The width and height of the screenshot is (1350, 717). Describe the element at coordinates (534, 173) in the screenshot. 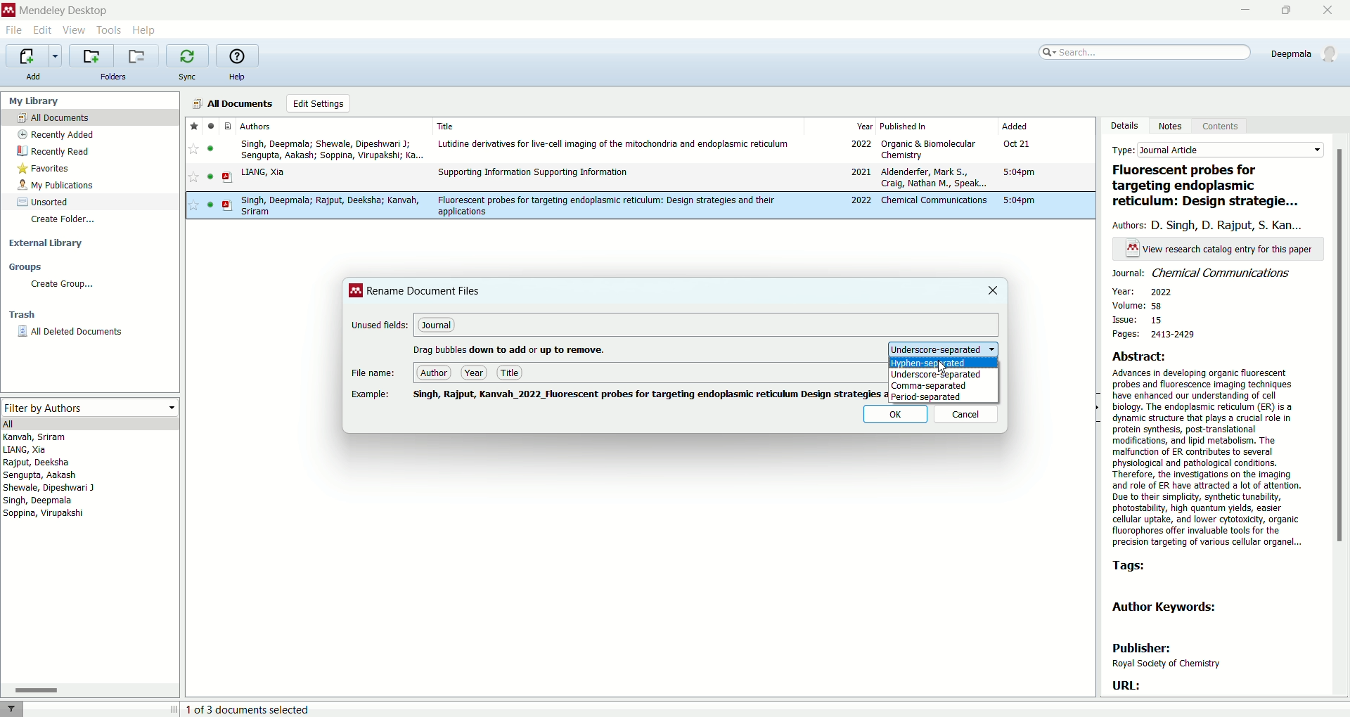

I see `Supporting Information Supporting Information` at that location.